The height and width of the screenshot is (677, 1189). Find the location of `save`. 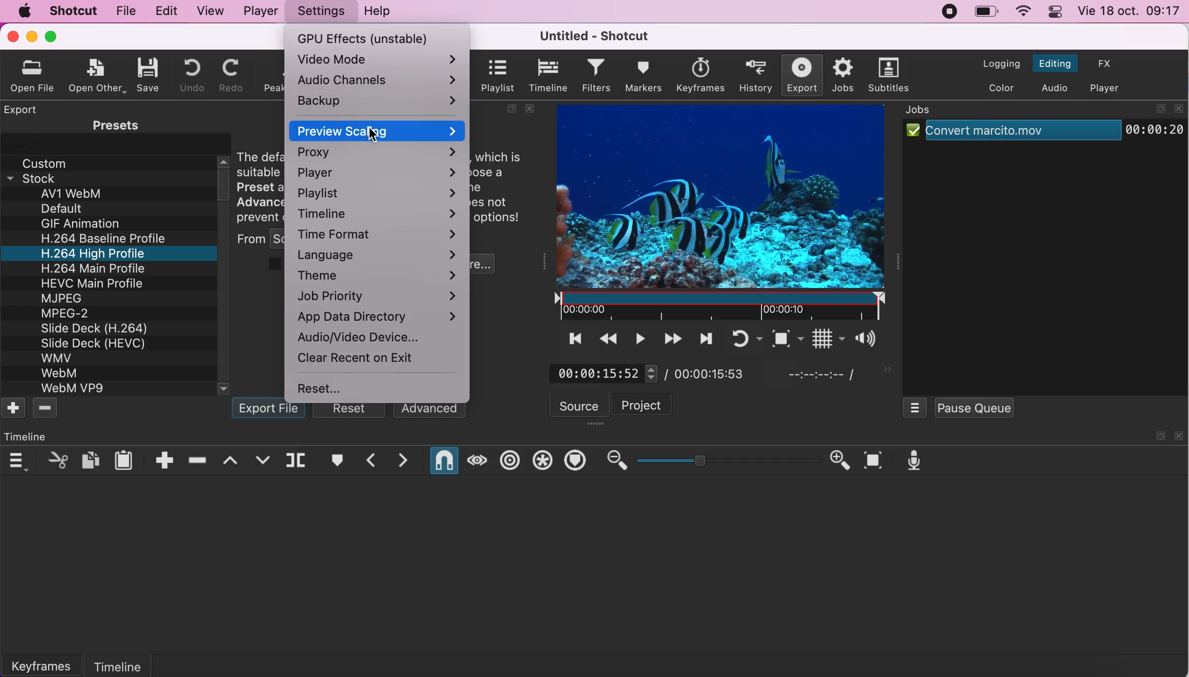

save is located at coordinates (149, 73).